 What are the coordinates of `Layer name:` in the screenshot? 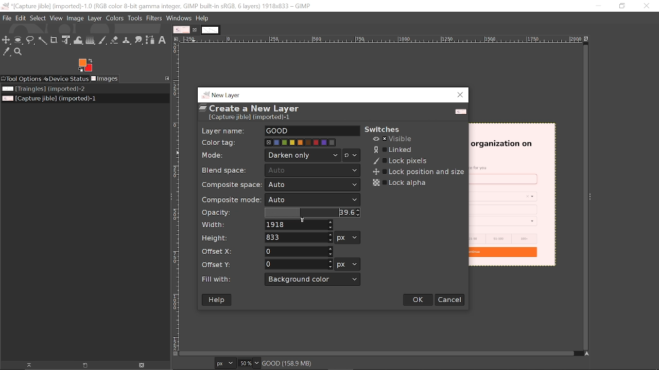 It's located at (224, 130).